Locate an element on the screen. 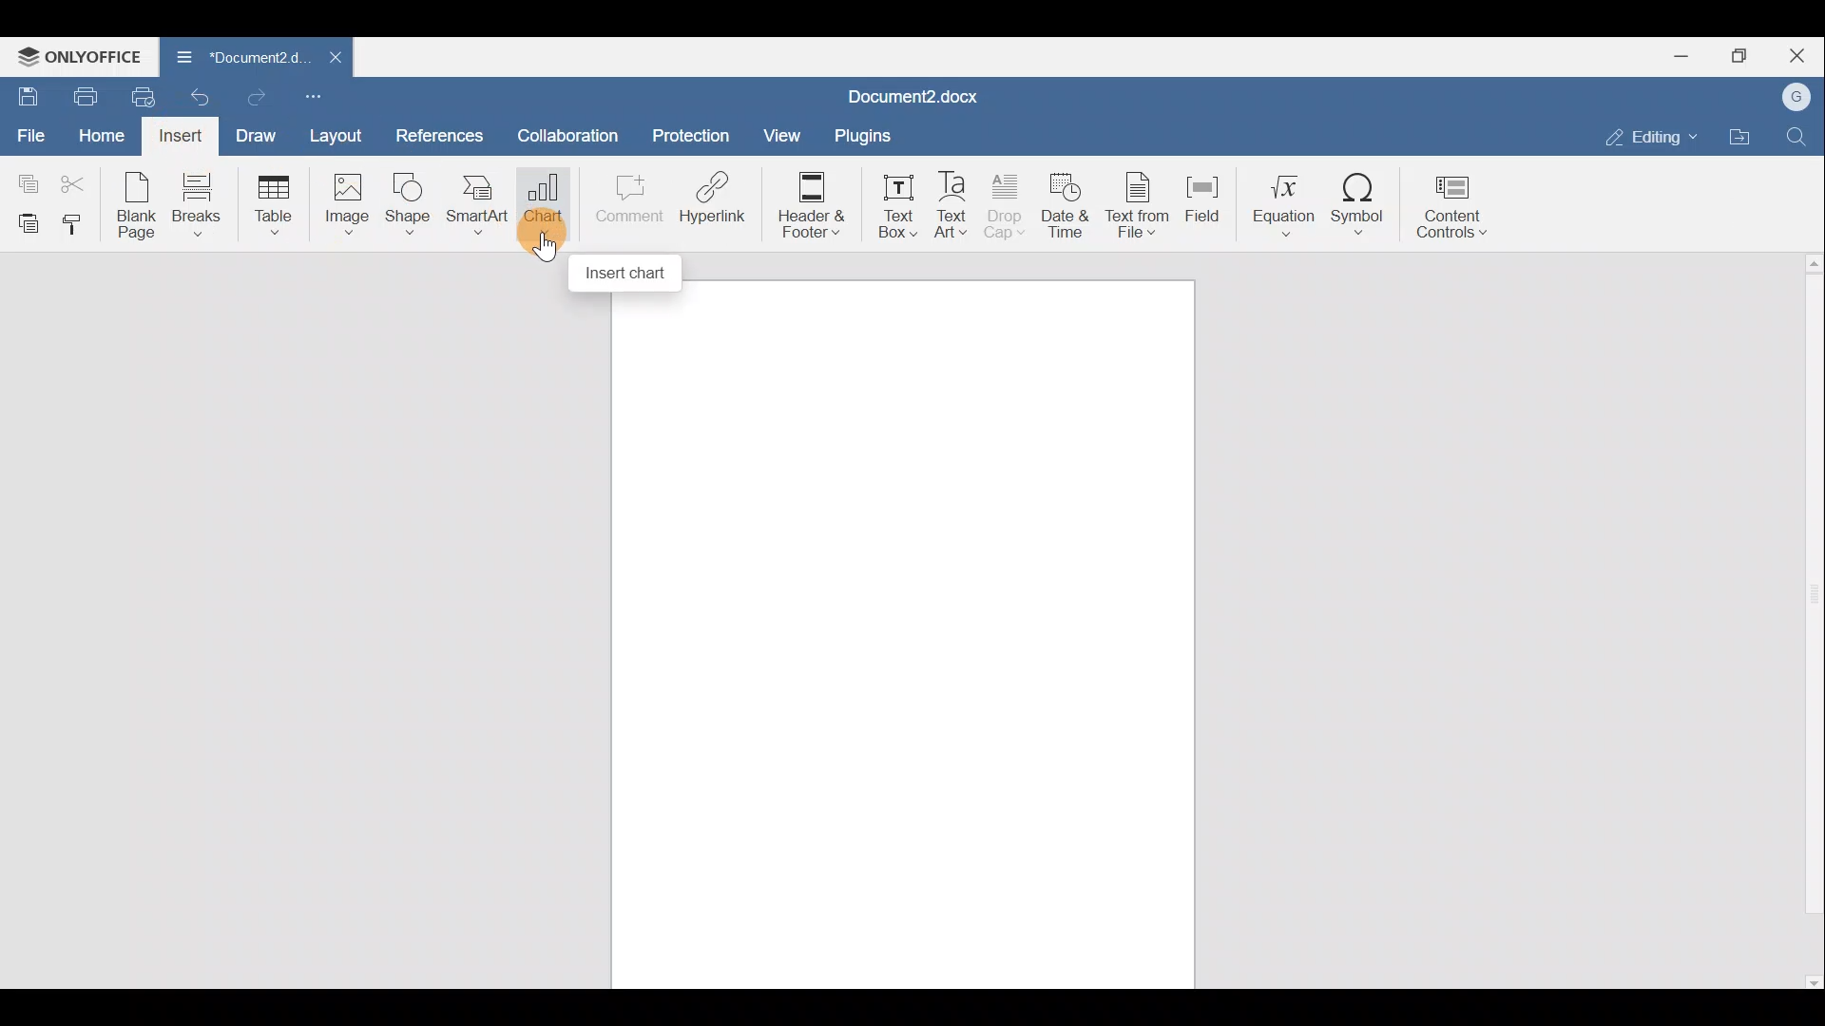 This screenshot has width=1825, height=1026. Open file location is located at coordinates (1739, 137).